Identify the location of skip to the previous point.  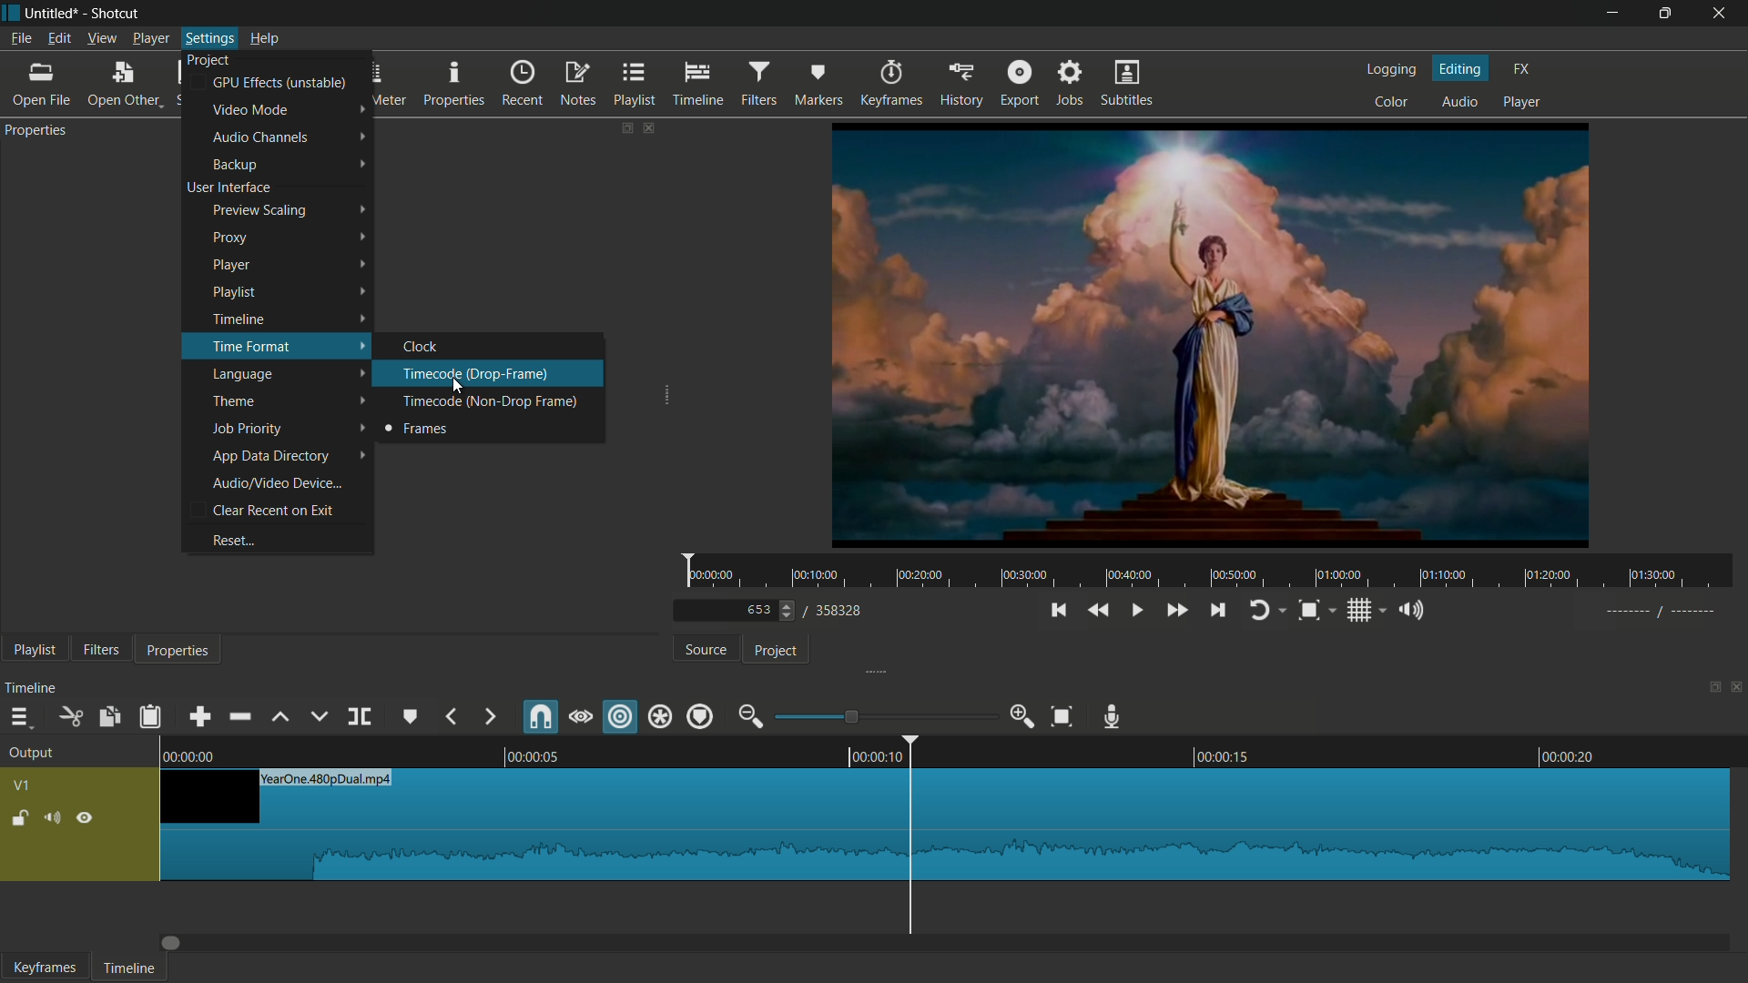
(1057, 610).